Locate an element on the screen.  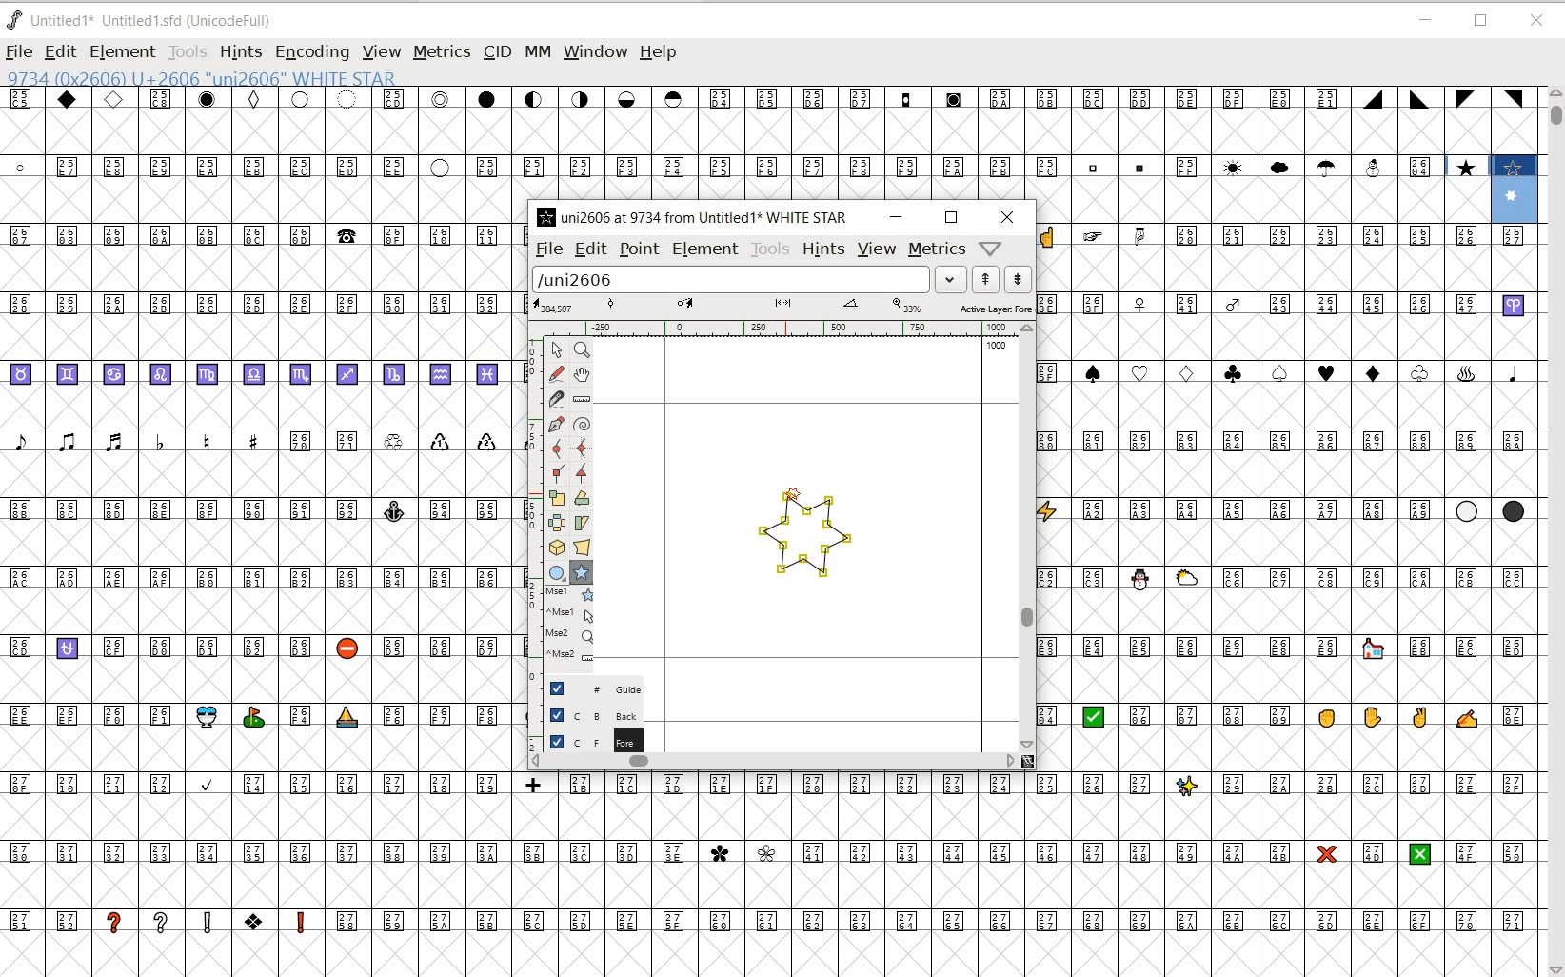
TOOLS is located at coordinates (769, 250).